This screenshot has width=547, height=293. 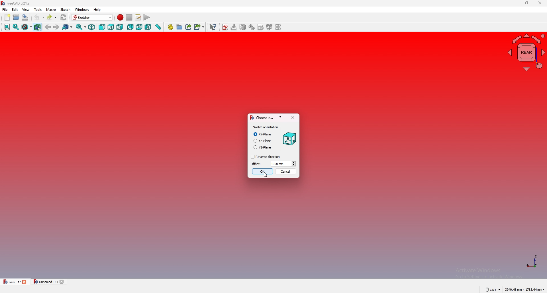 What do you see at coordinates (514, 3) in the screenshot?
I see `minimize` at bounding box center [514, 3].